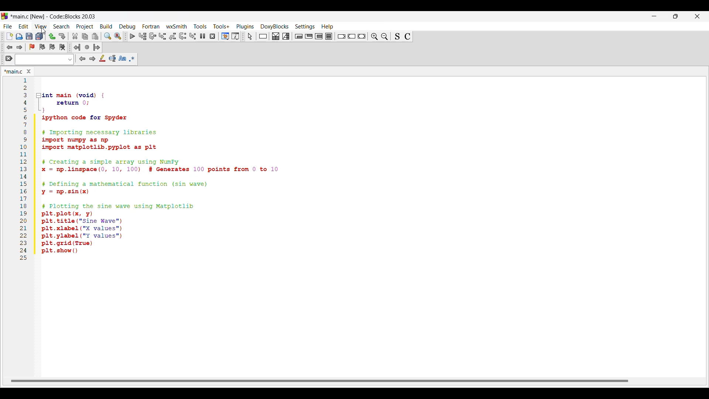 Image resolution: width=709 pixels, height=399 pixels. I want to click on Debug/Continue, so click(133, 36).